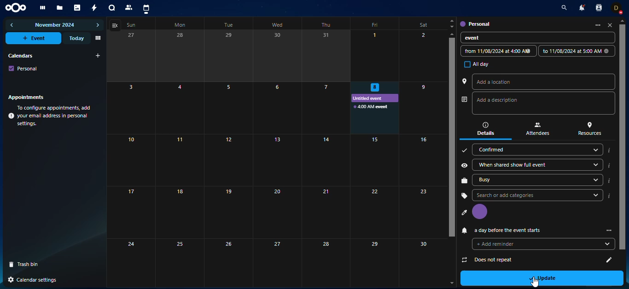  I want to click on add, so click(98, 56).